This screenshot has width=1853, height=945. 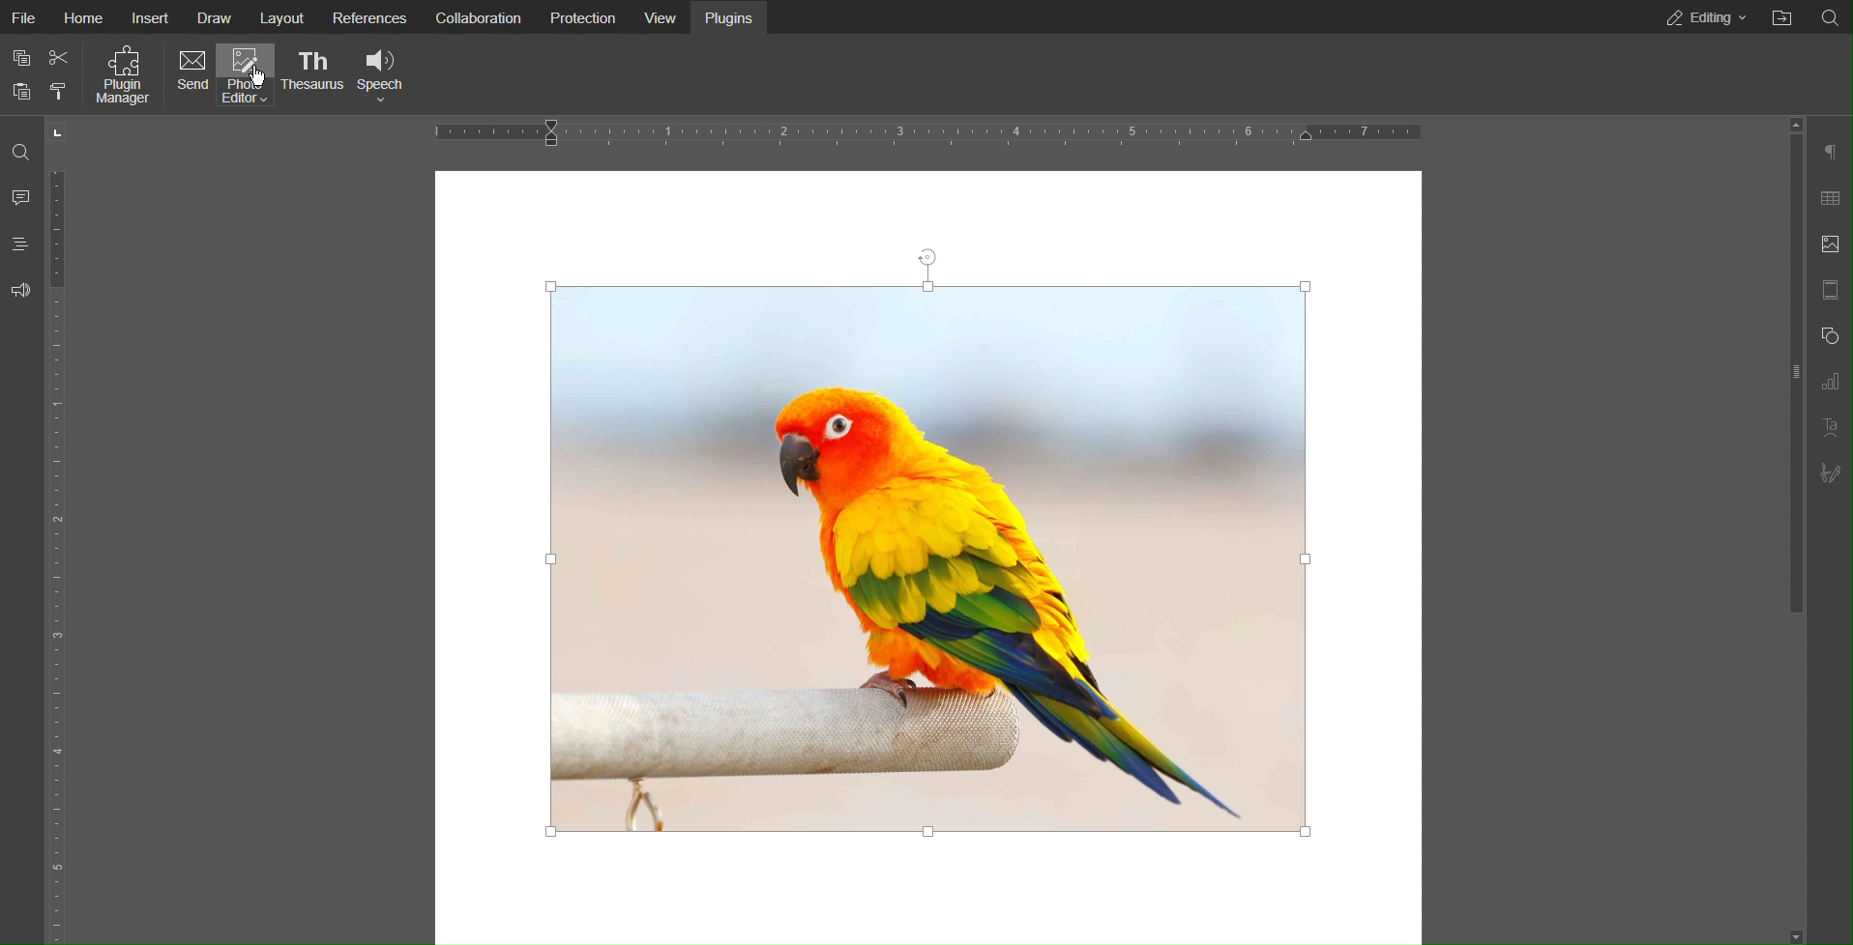 I want to click on Copy, so click(x=19, y=55).